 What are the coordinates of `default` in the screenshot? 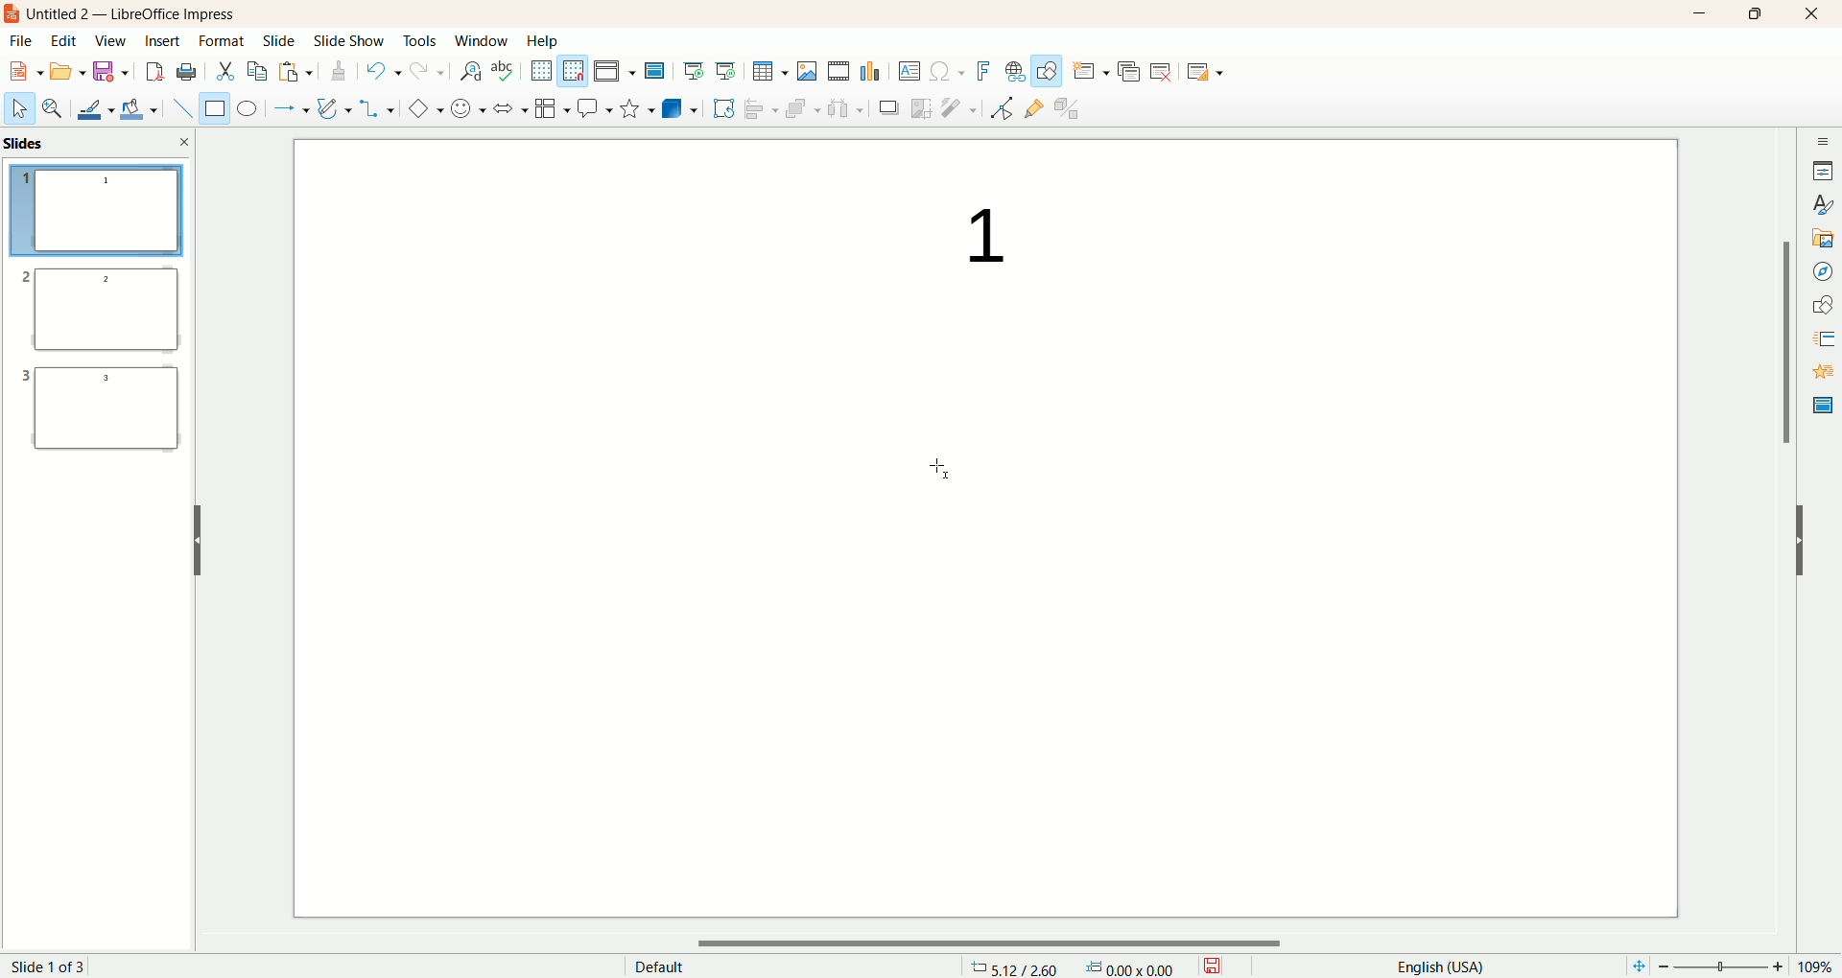 It's located at (657, 965).